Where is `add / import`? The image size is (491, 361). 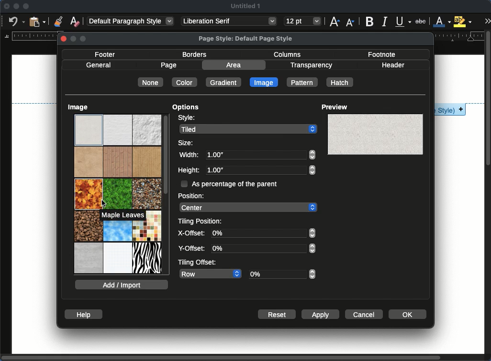 add / import is located at coordinates (122, 285).